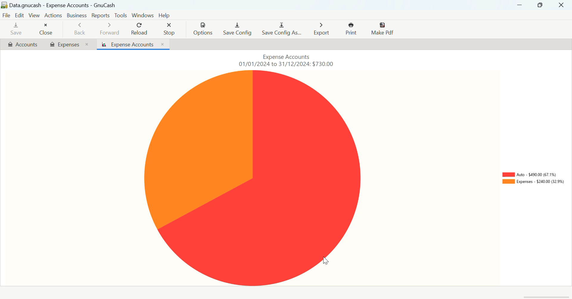 The image size is (572, 299). What do you see at coordinates (562, 5) in the screenshot?
I see `Close Window` at bounding box center [562, 5].